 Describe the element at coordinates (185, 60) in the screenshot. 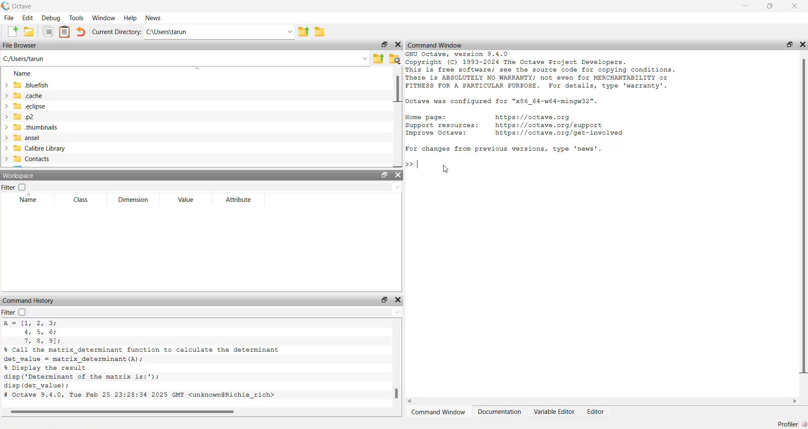

I see `C:/Users/tarun` at that location.